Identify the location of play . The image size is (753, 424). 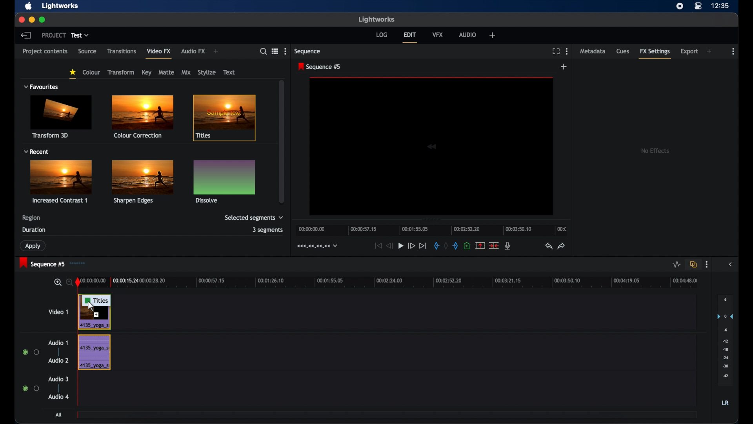
(401, 246).